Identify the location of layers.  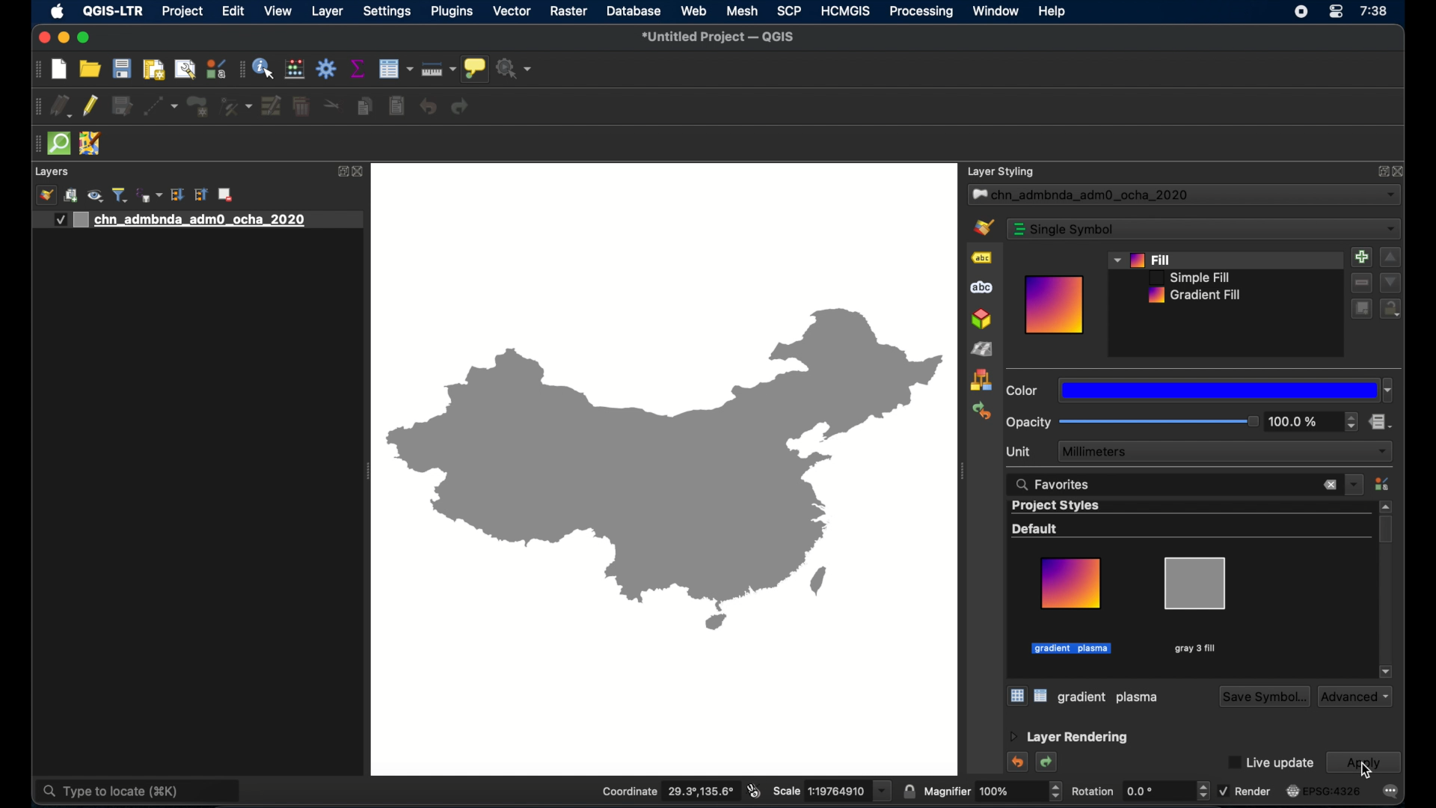
(52, 172).